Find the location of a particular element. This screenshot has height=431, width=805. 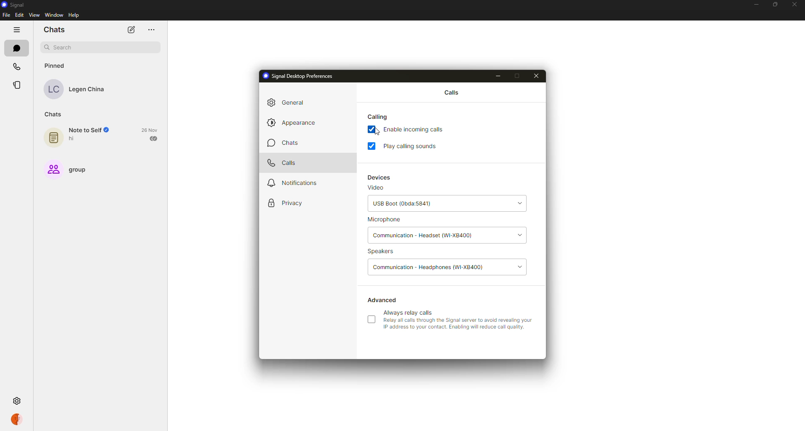

video is located at coordinates (379, 188).